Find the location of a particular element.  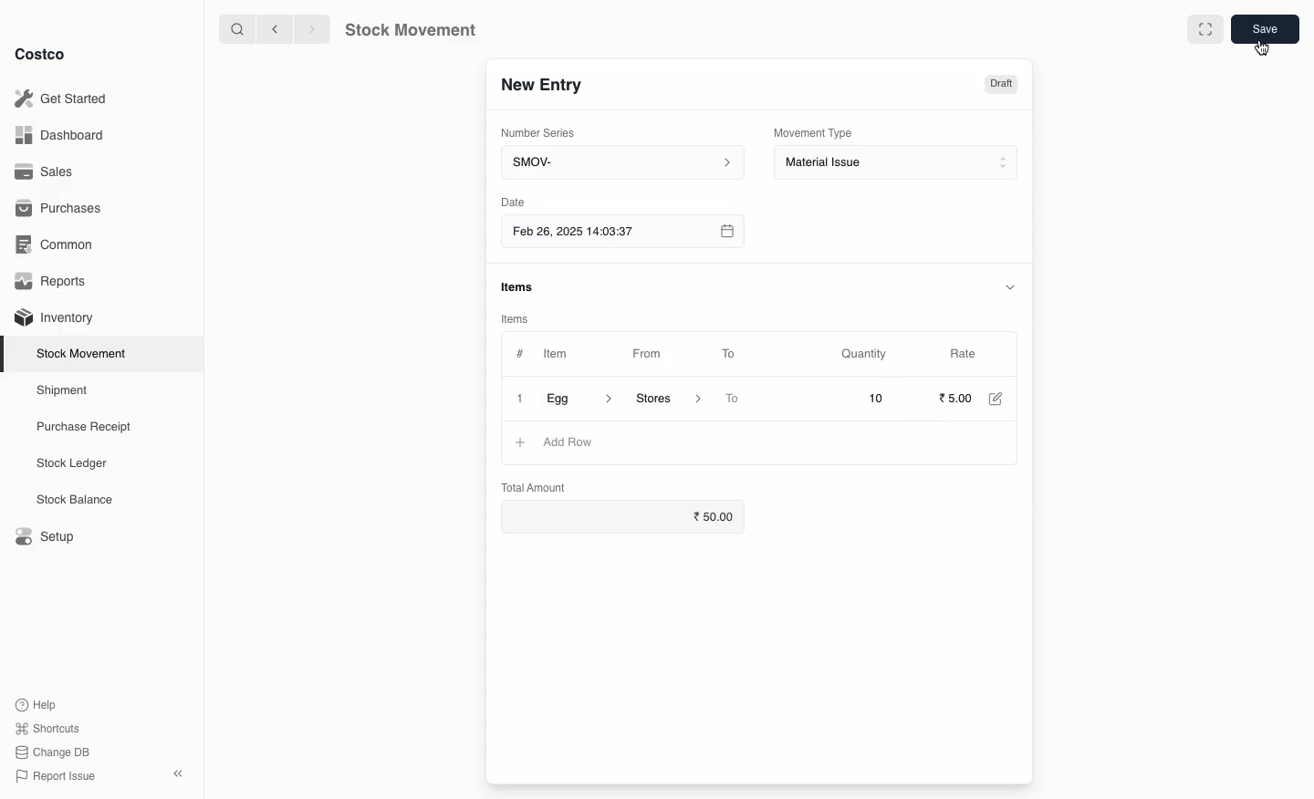

Quantity is located at coordinates (867, 355).